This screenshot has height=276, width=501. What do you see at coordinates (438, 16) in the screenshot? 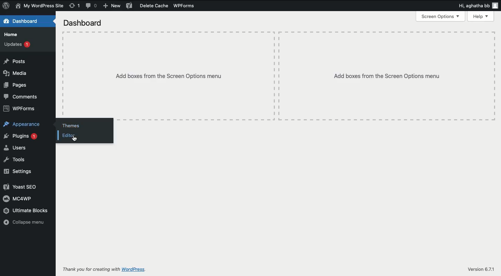
I see `Screen Options ` at bounding box center [438, 16].